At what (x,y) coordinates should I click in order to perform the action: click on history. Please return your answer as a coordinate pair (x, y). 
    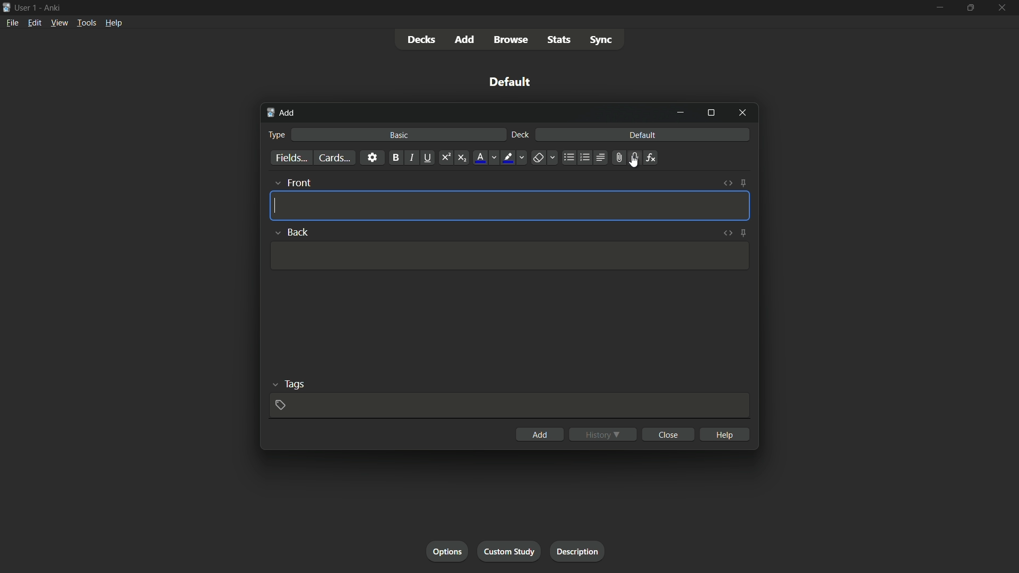
    Looking at the image, I should click on (603, 434).